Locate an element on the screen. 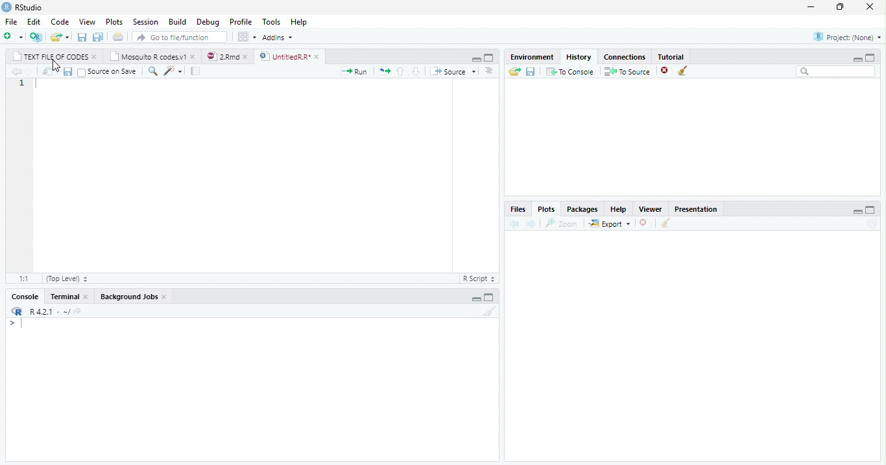  go forward is located at coordinates (27, 72).